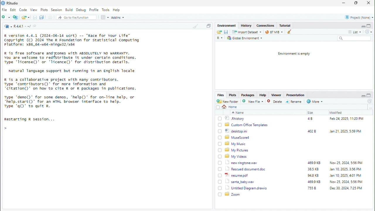 The height and width of the screenshot is (211, 375). I want to click on Checkbox, so click(220, 188).